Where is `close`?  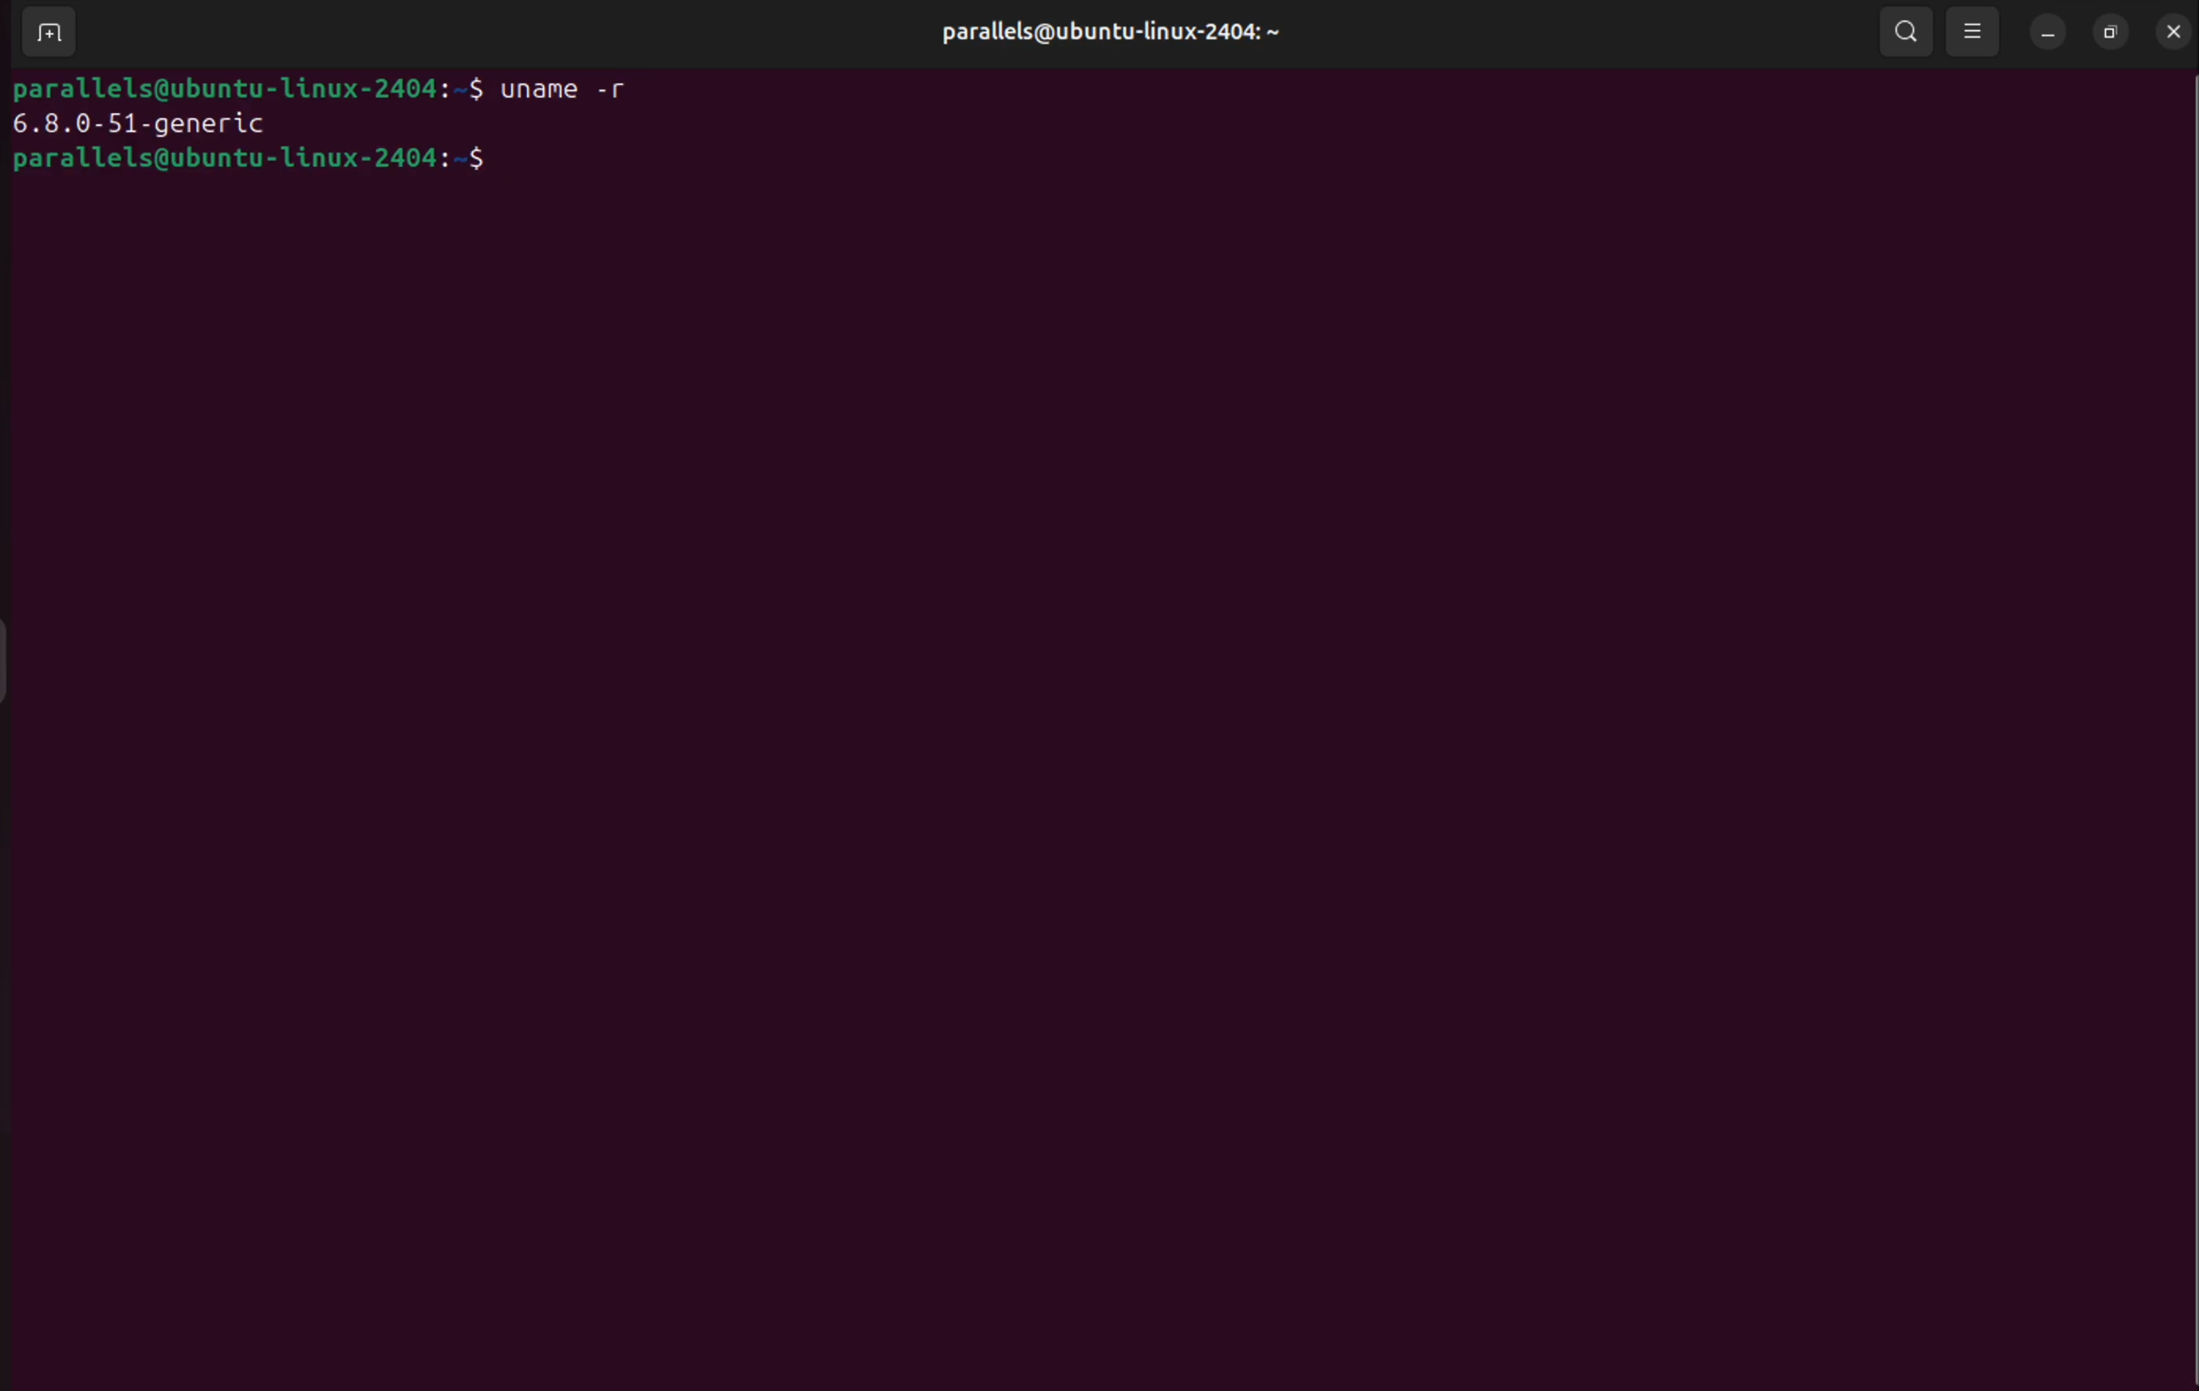
close is located at coordinates (2173, 27).